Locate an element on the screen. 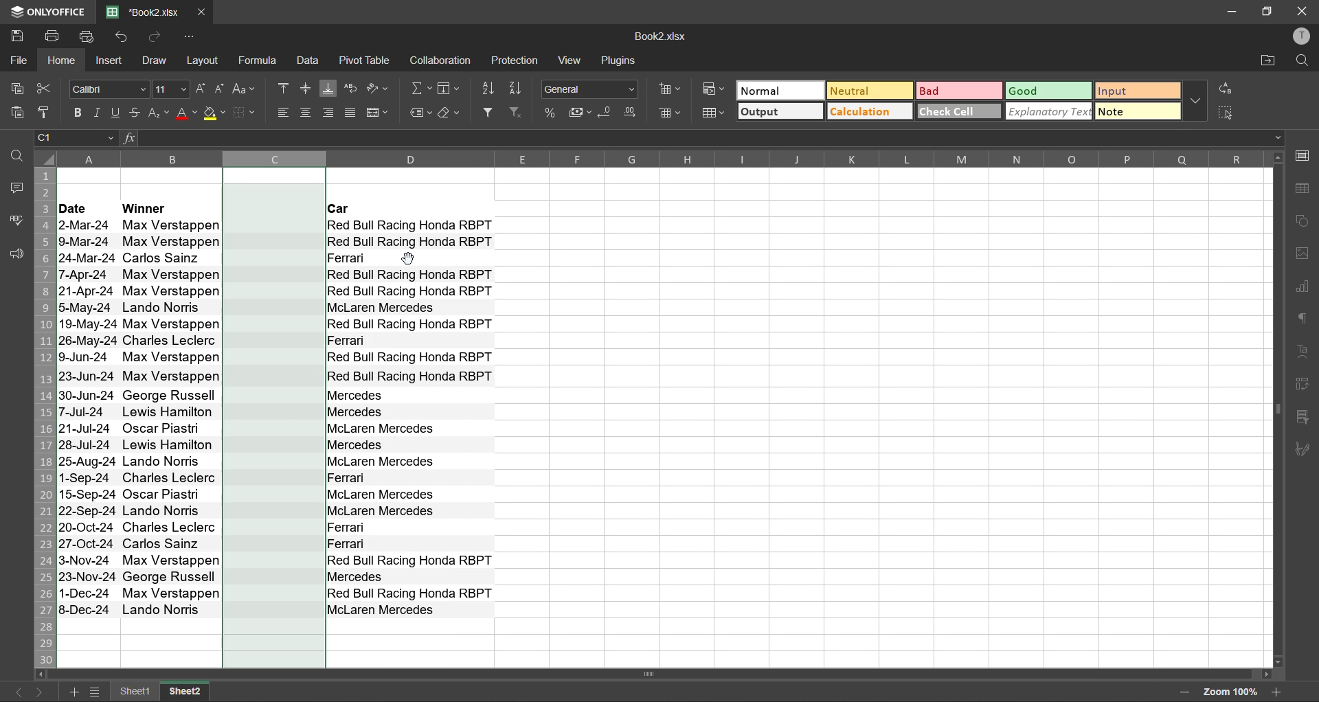 This screenshot has width=1319, height=702. copy style is located at coordinates (49, 113).